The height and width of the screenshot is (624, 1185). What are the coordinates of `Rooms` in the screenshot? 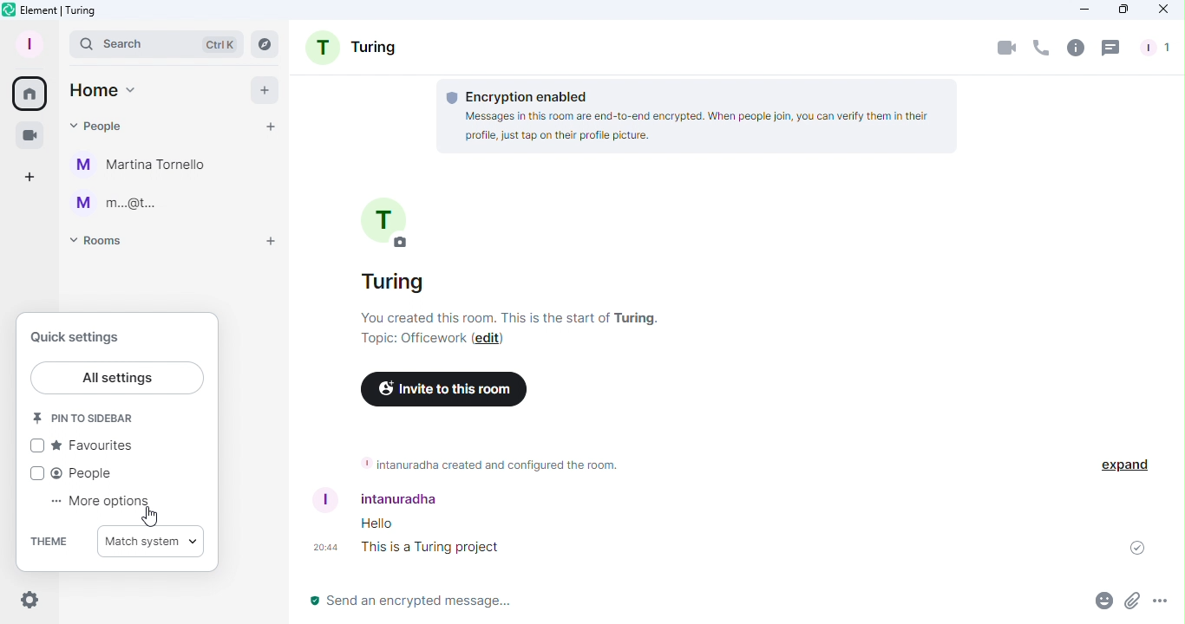 It's located at (104, 245).